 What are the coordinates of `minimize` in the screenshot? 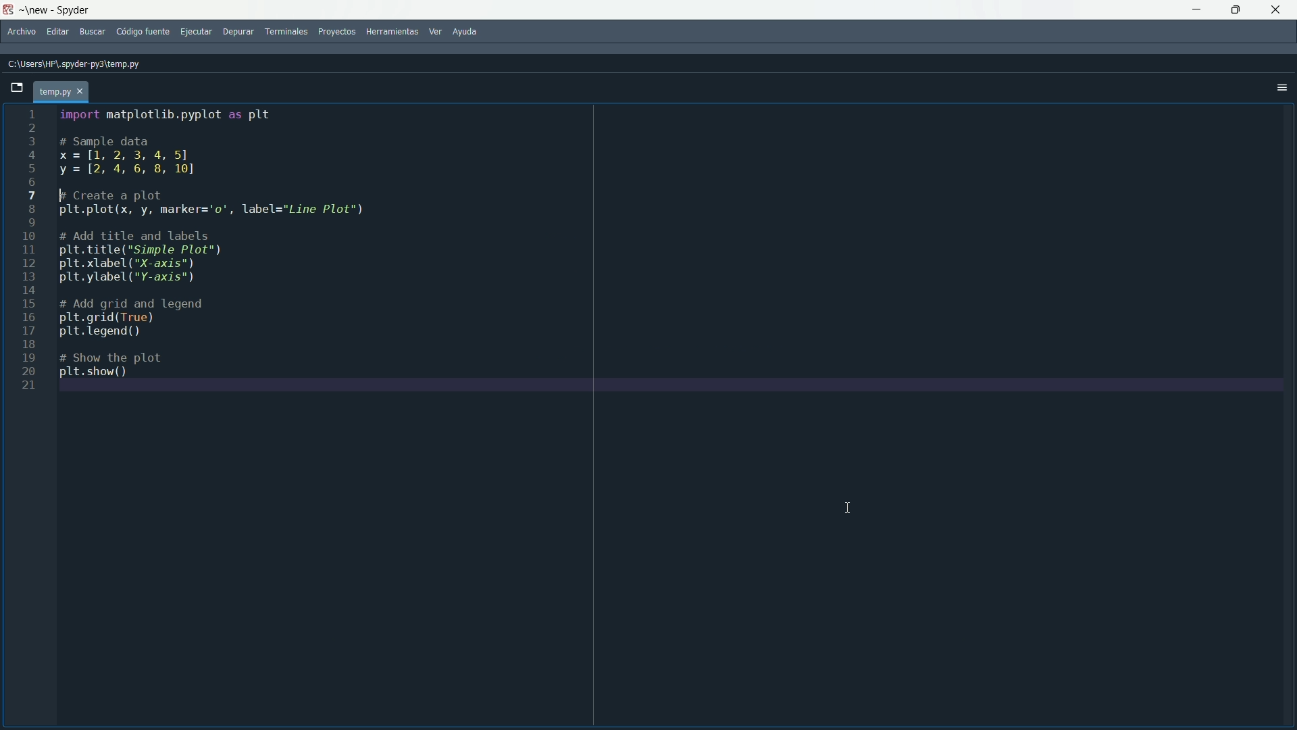 It's located at (1197, 10).